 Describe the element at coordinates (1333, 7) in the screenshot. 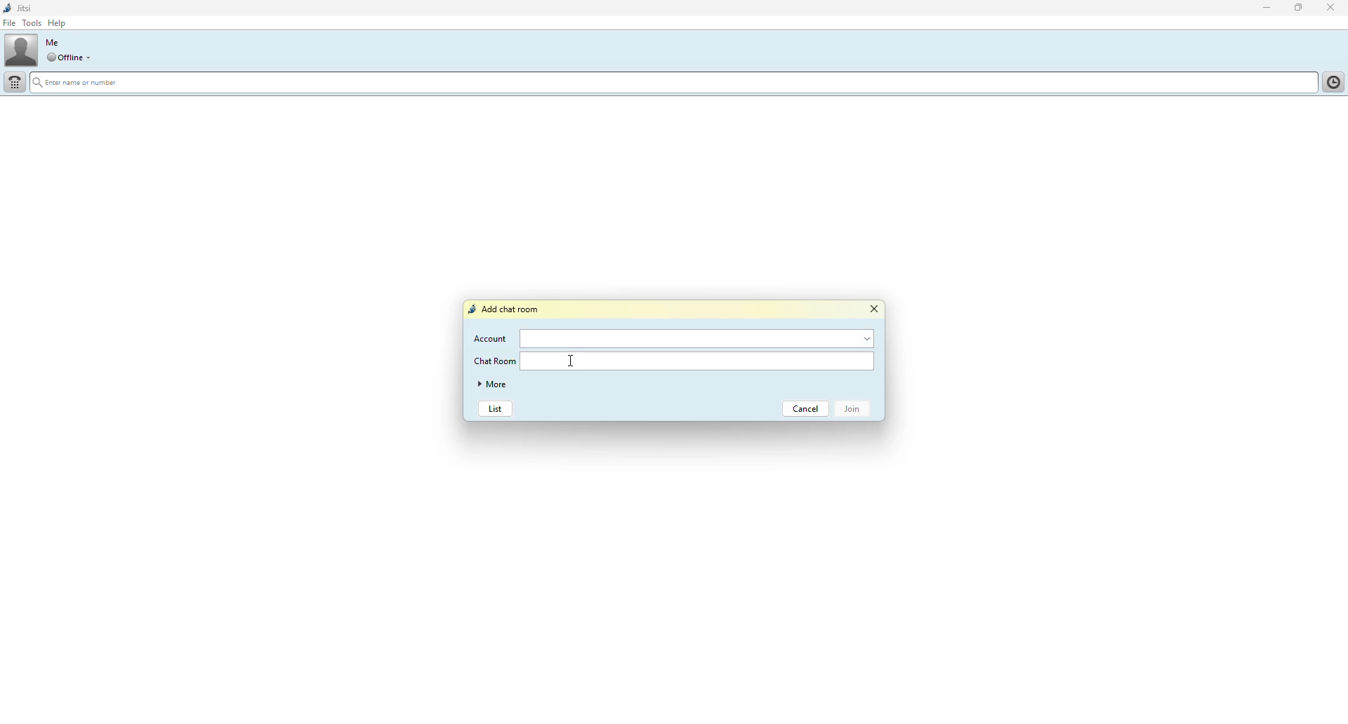

I see `close` at that location.